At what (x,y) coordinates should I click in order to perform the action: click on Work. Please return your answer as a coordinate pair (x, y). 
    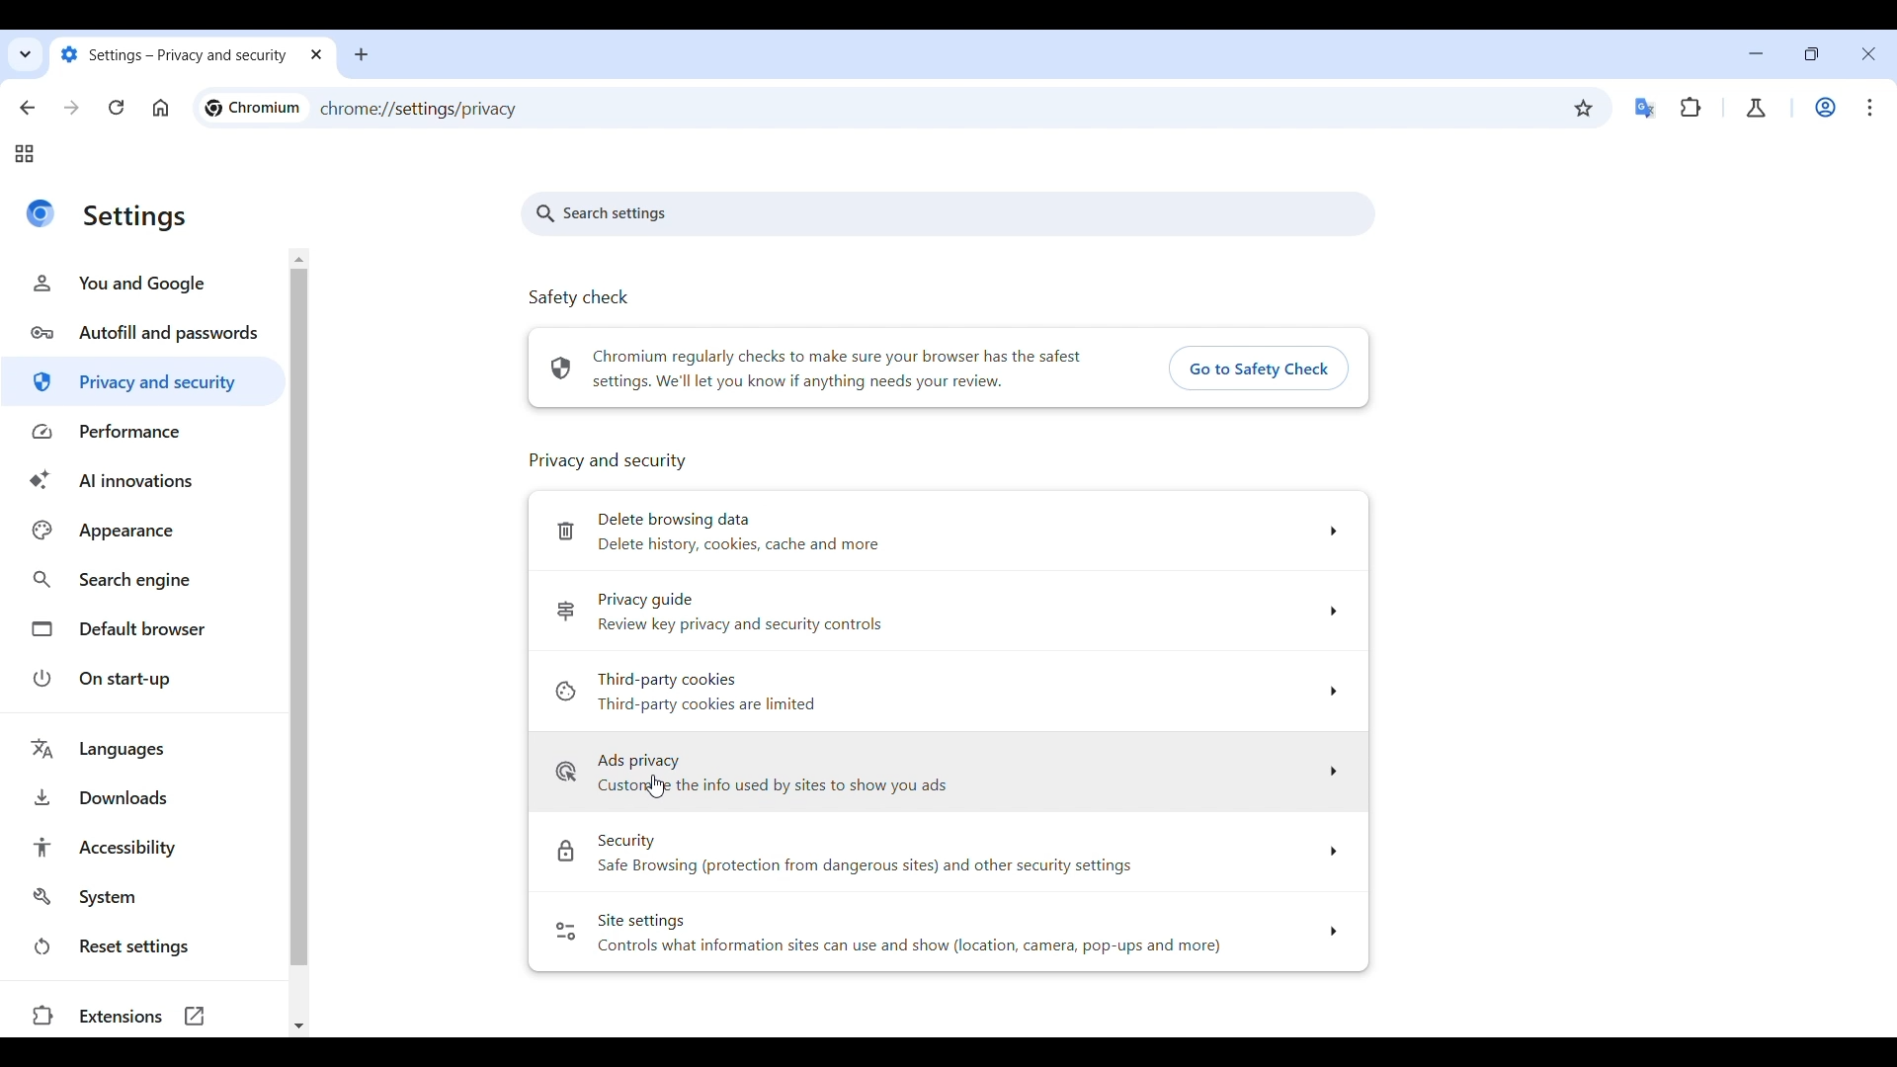
    Looking at the image, I should click on (1826, 107).